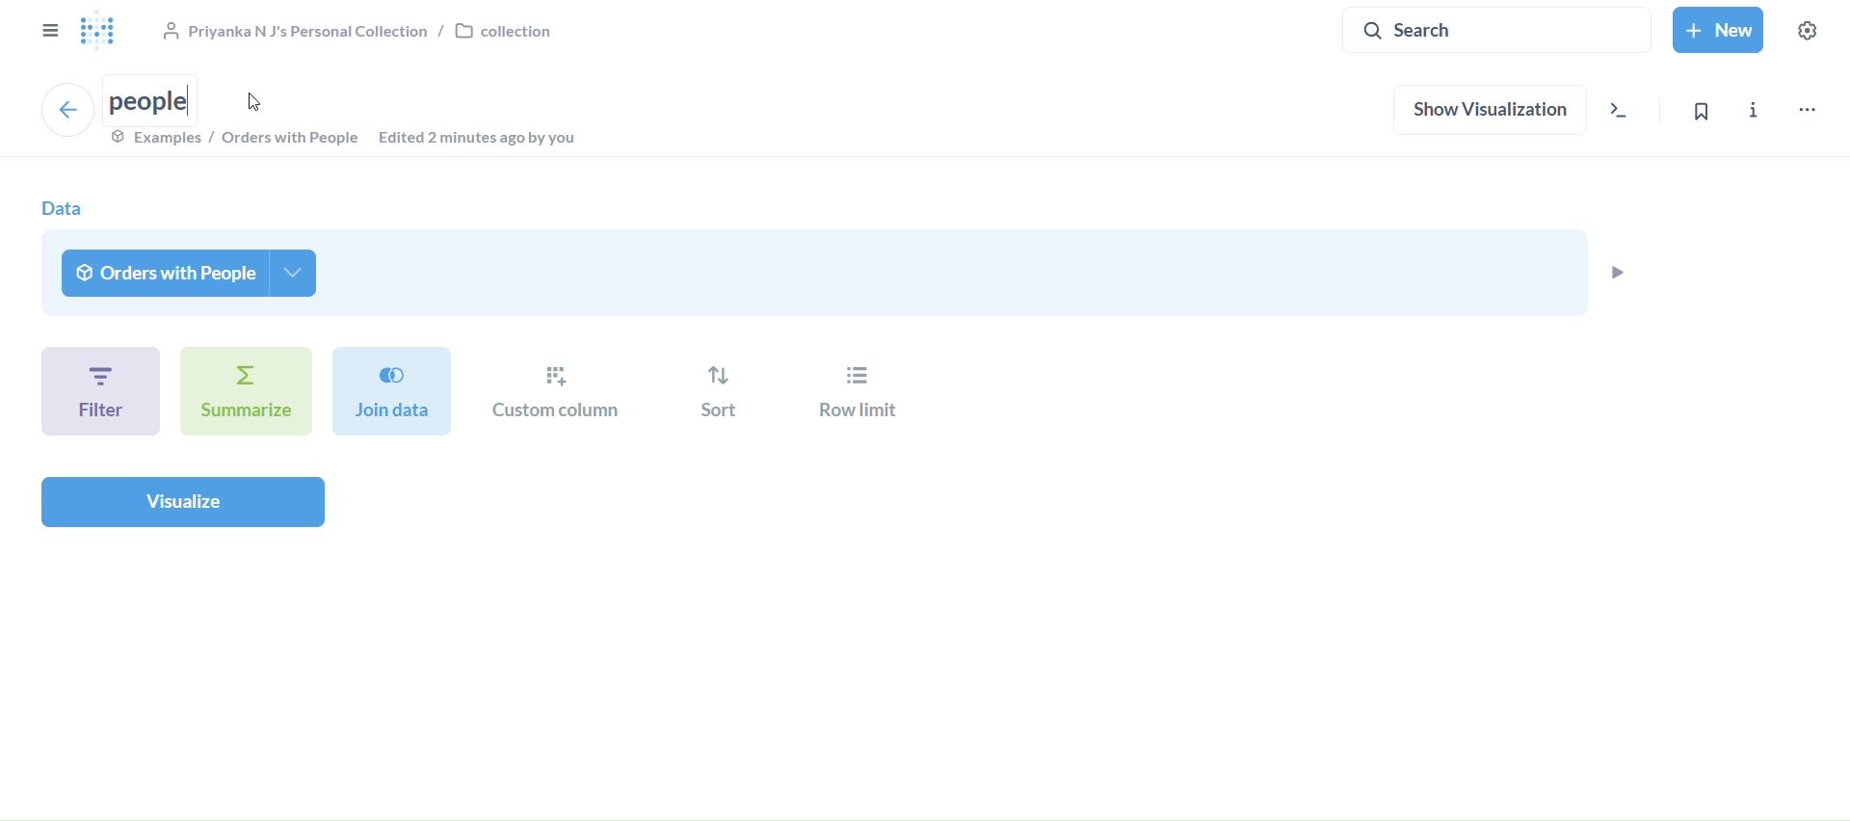 The image size is (1850, 821). What do you see at coordinates (233, 140) in the screenshot?
I see `examples/orders with prople ` at bounding box center [233, 140].